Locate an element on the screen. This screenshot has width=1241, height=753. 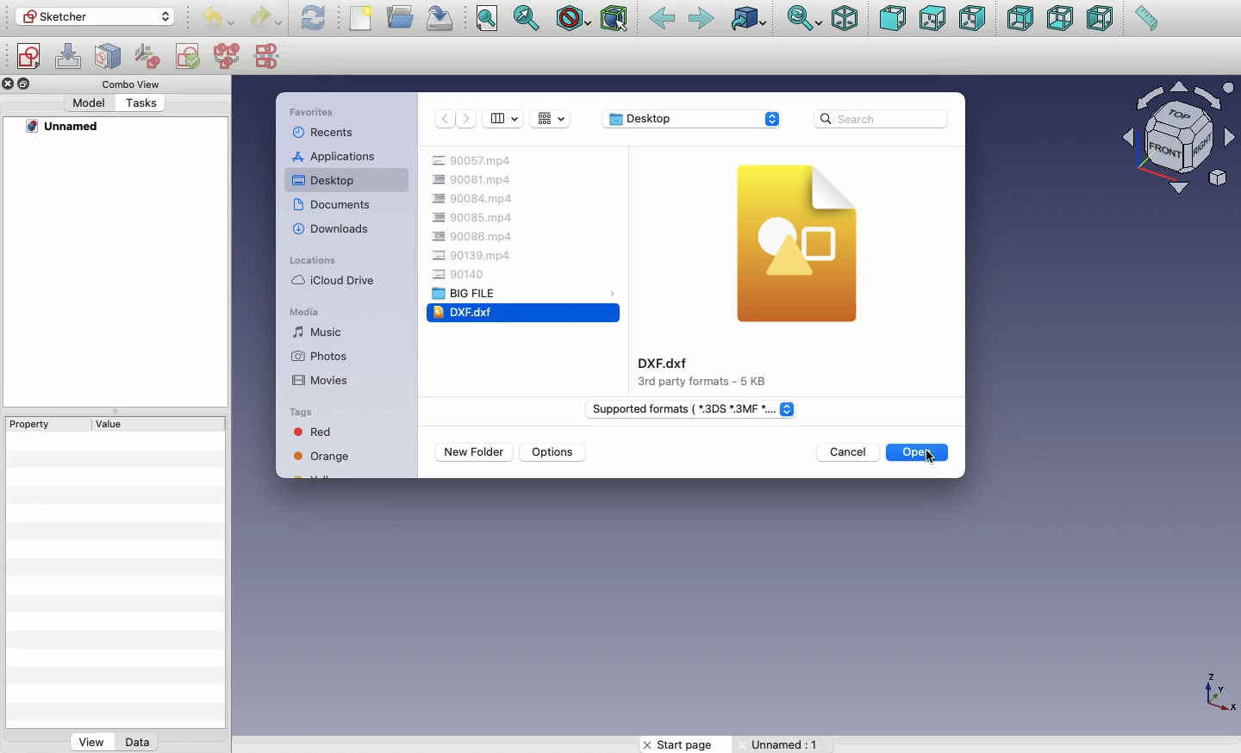
Create sketch is located at coordinates (28, 57).